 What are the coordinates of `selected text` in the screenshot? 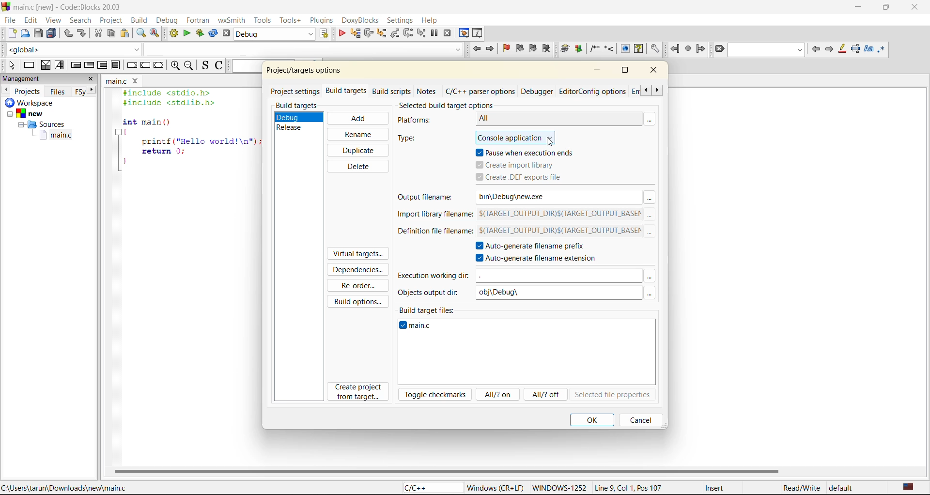 It's located at (856, 49).